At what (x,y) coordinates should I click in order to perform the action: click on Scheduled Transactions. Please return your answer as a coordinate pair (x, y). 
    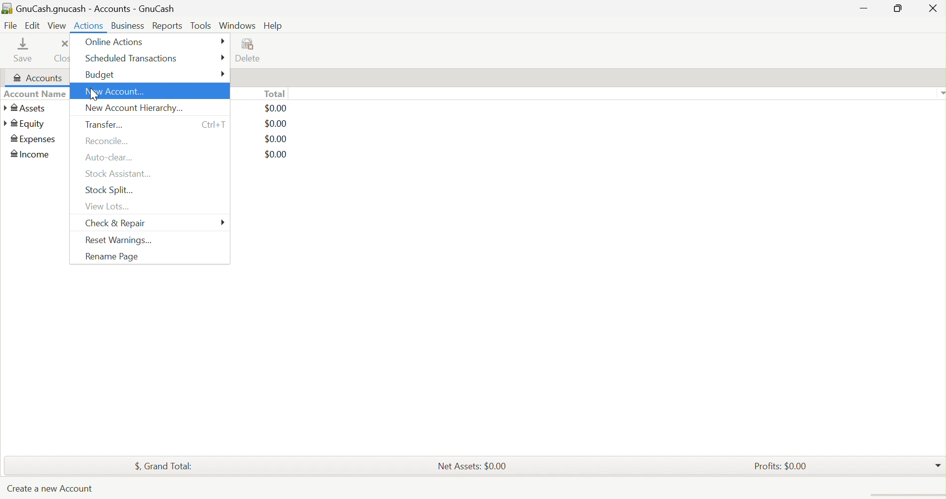
    Looking at the image, I should click on (133, 58).